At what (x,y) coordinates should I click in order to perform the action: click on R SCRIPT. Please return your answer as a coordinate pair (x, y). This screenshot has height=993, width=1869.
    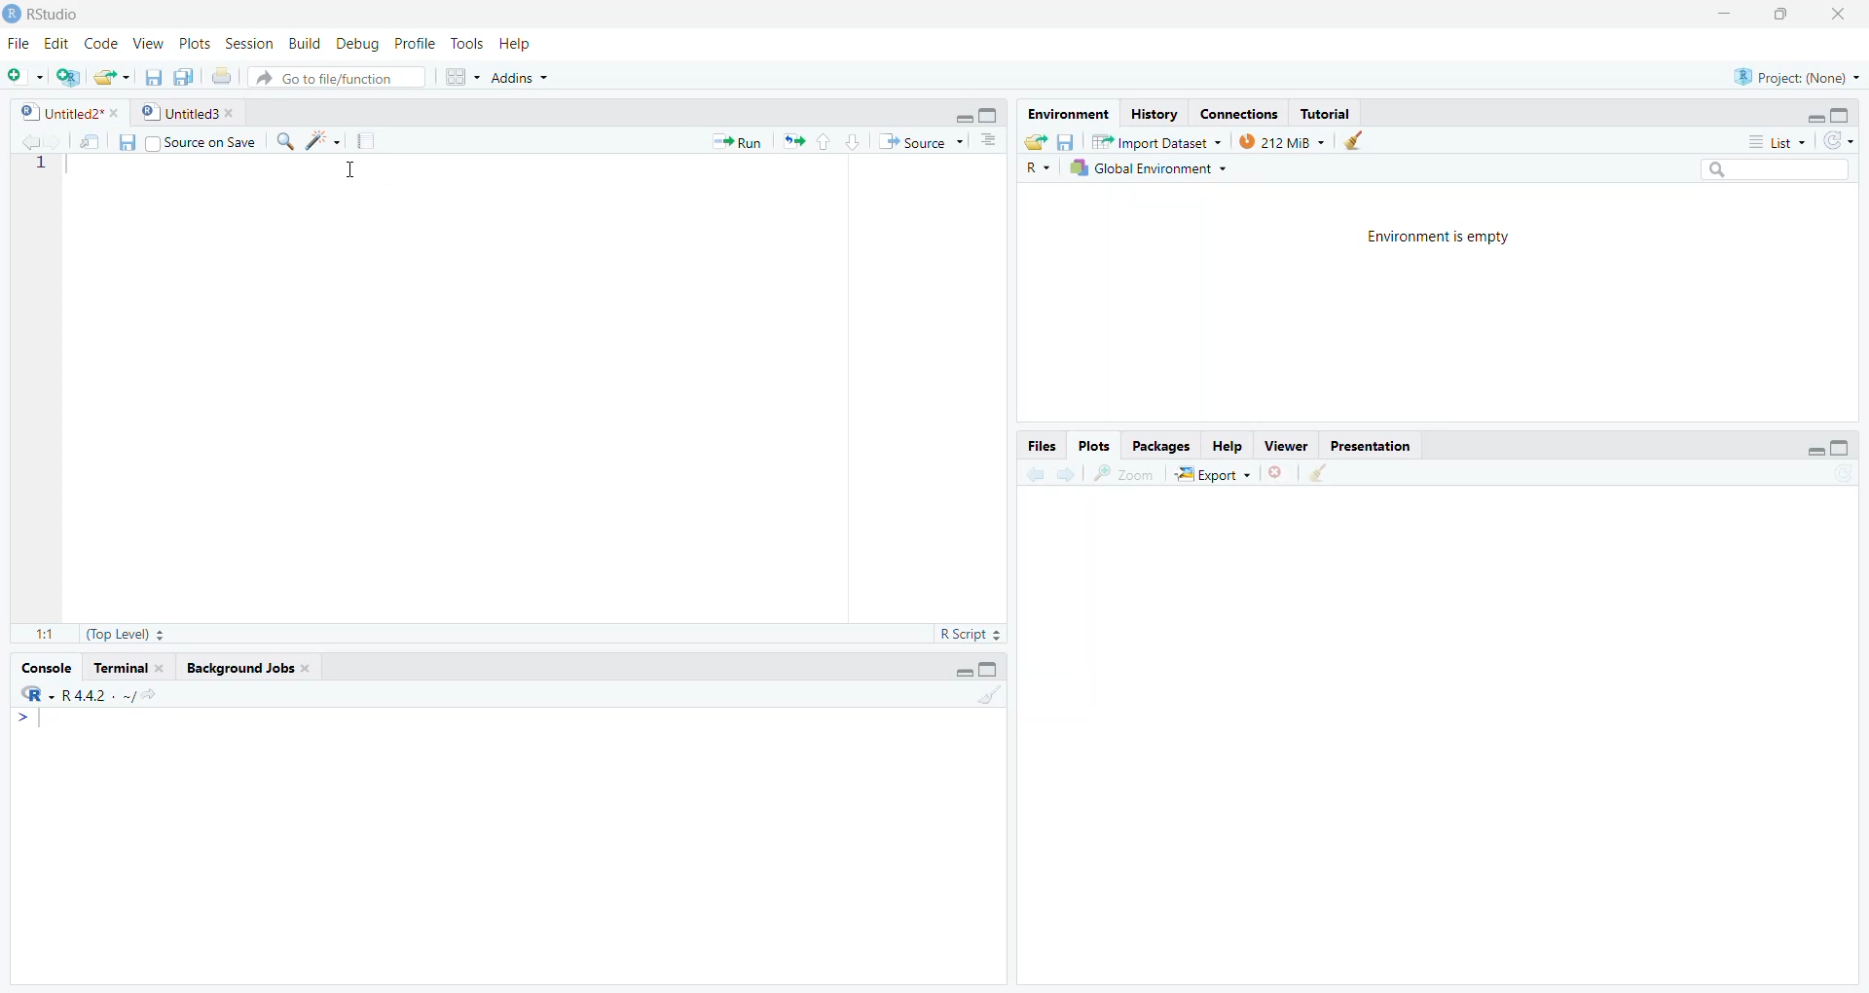
    Looking at the image, I should click on (967, 633).